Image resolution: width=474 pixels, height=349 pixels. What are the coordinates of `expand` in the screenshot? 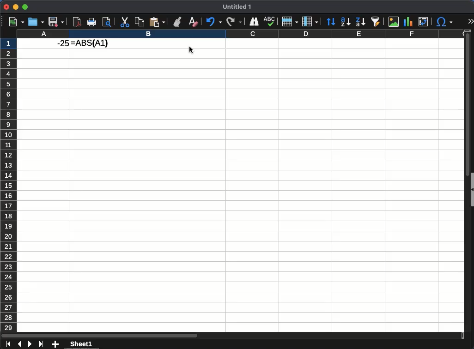 It's located at (470, 21).